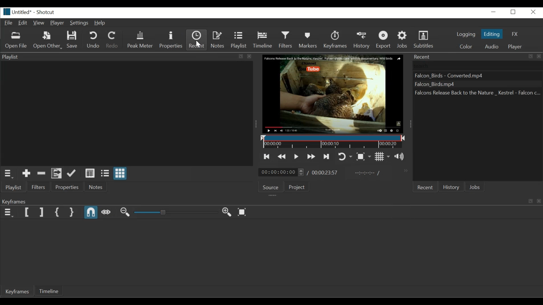 The width and height of the screenshot is (543, 305). I want to click on logging, so click(466, 35).